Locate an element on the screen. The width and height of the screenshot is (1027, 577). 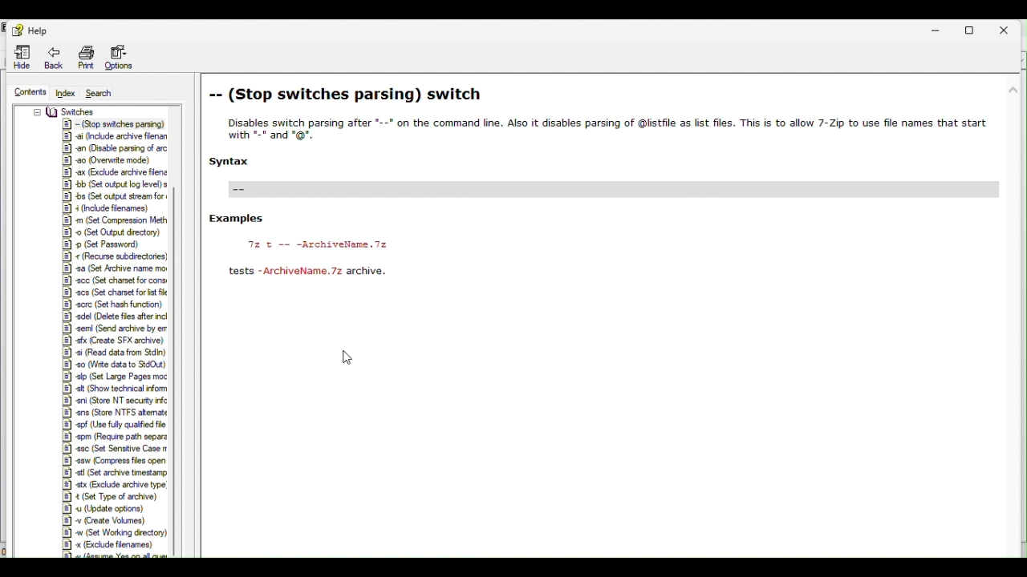
 is located at coordinates (116, 316).